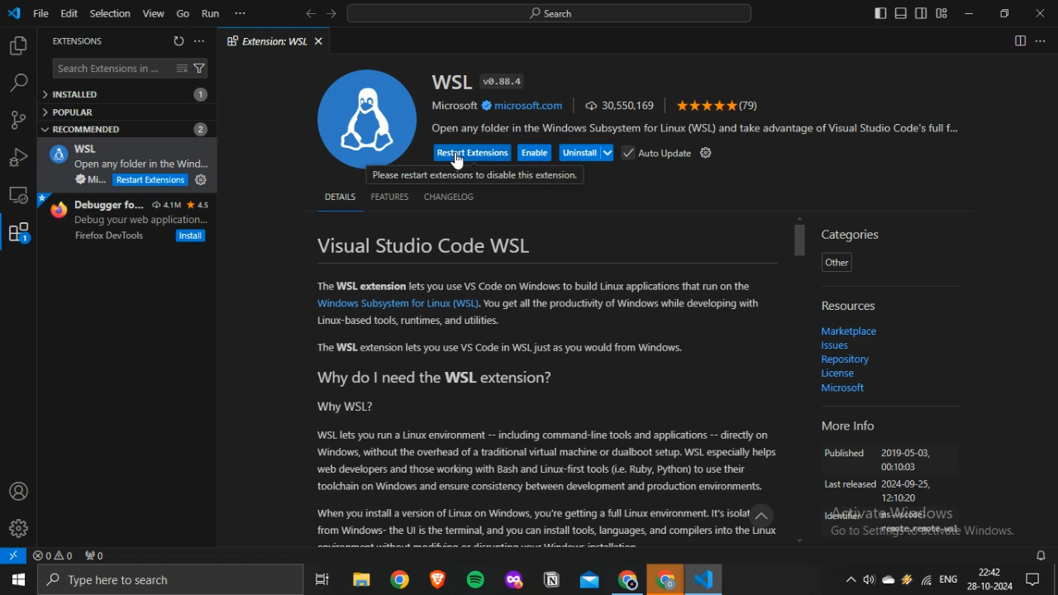  Describe the element at coordinates (906, 454) in the screenshot. I see `2019-05-03` at that location.